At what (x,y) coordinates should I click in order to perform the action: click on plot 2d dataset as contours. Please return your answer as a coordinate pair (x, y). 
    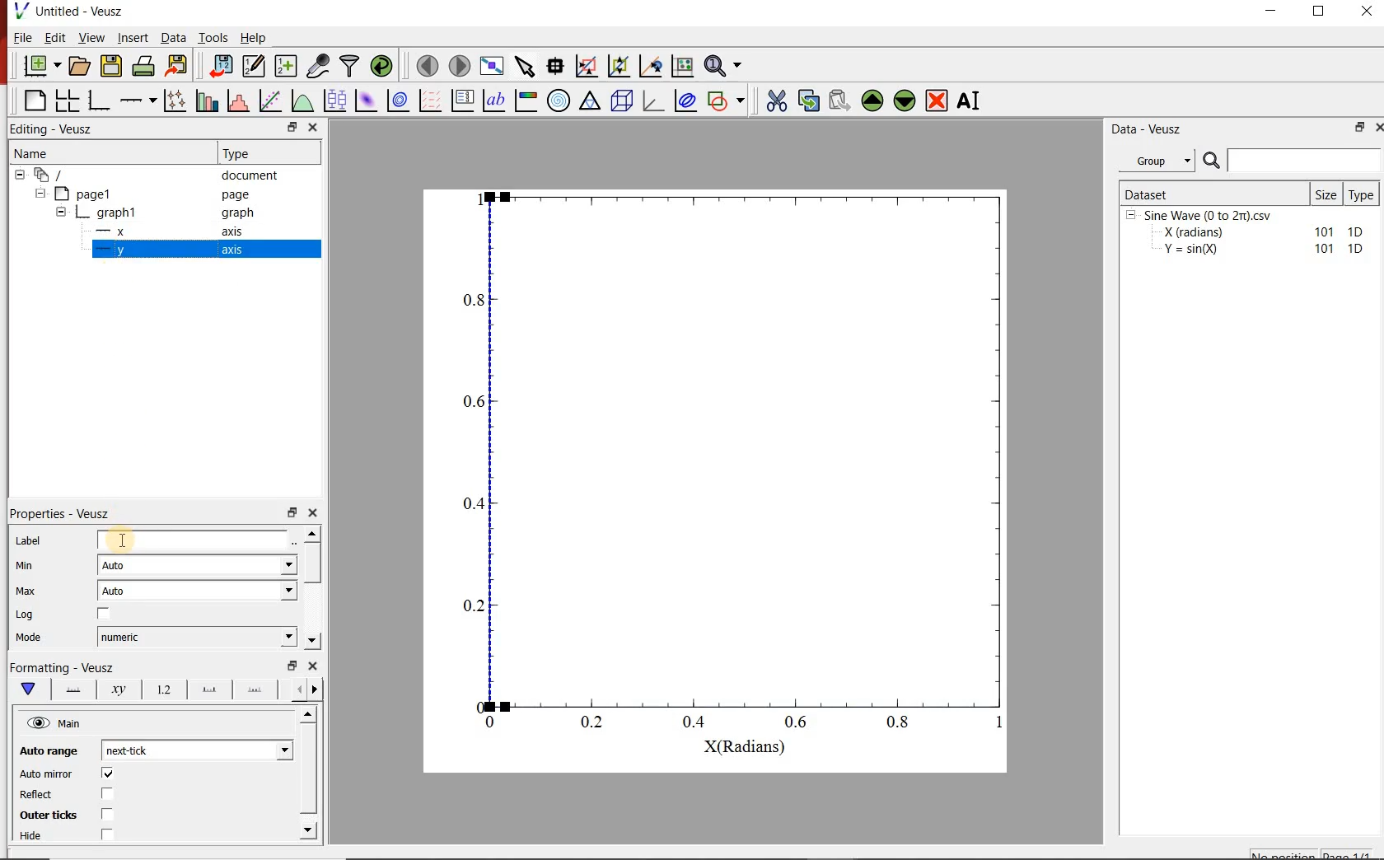
    Looking at the image, I should click on (398, 100).